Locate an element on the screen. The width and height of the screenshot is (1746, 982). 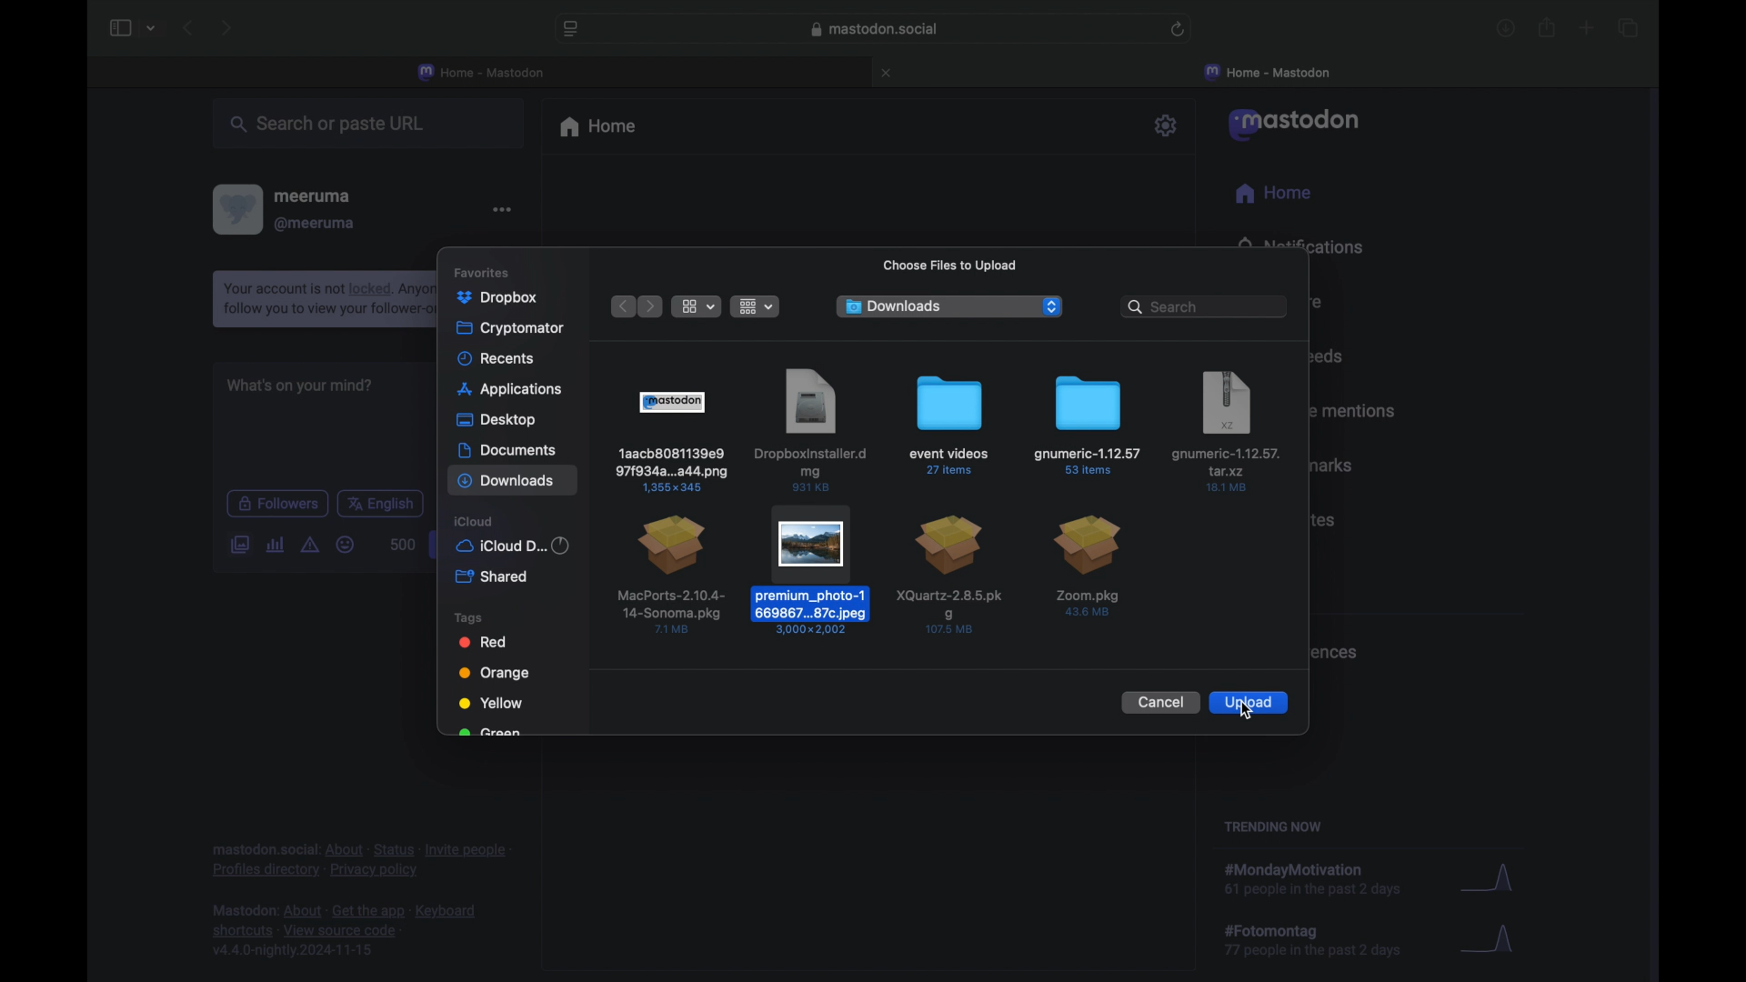
file is located at coordinates (672, 440).